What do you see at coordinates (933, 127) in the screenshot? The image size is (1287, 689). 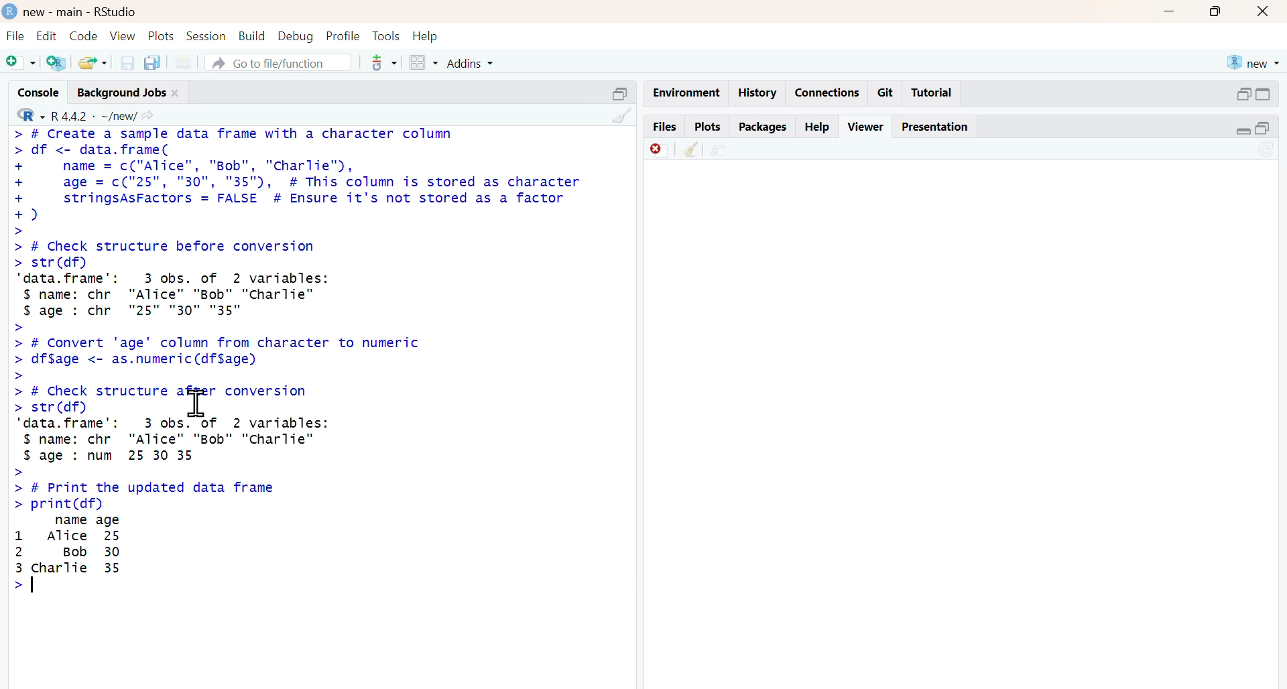 I see `presentation` at bounding box center [933, 127].